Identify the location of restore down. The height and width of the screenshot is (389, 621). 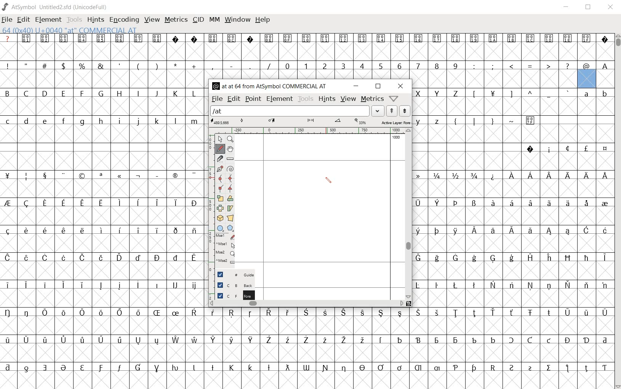
(379, 86).